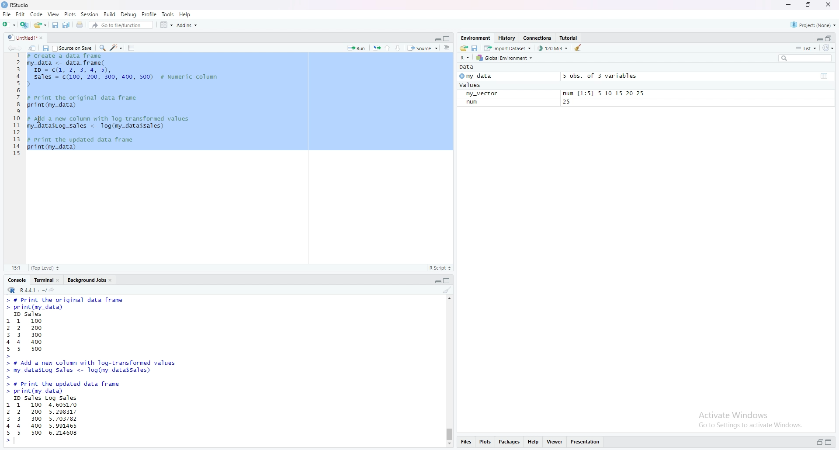  Describe the element at coordinates (42, 280) in the screenshot. I see `terminal` at that location.